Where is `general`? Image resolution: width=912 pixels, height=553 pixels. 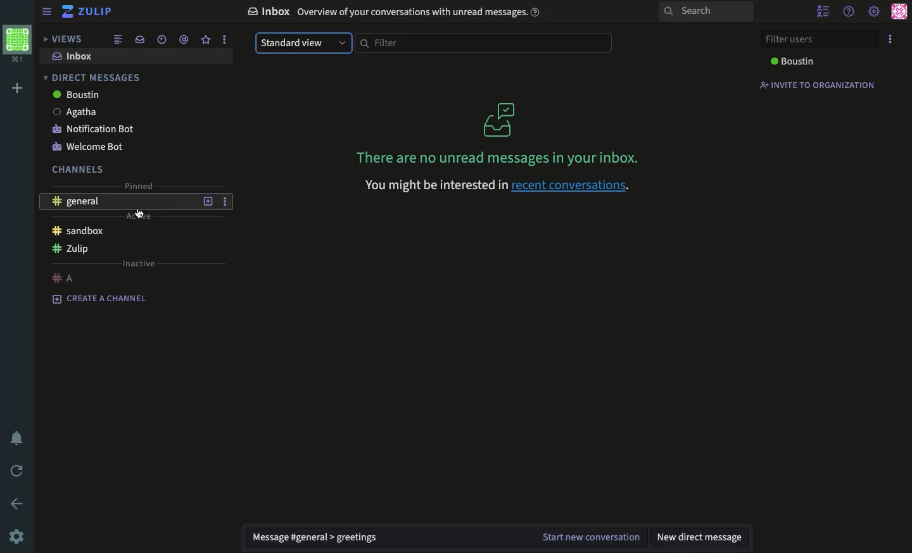 general is located at coordinates (79, 201).